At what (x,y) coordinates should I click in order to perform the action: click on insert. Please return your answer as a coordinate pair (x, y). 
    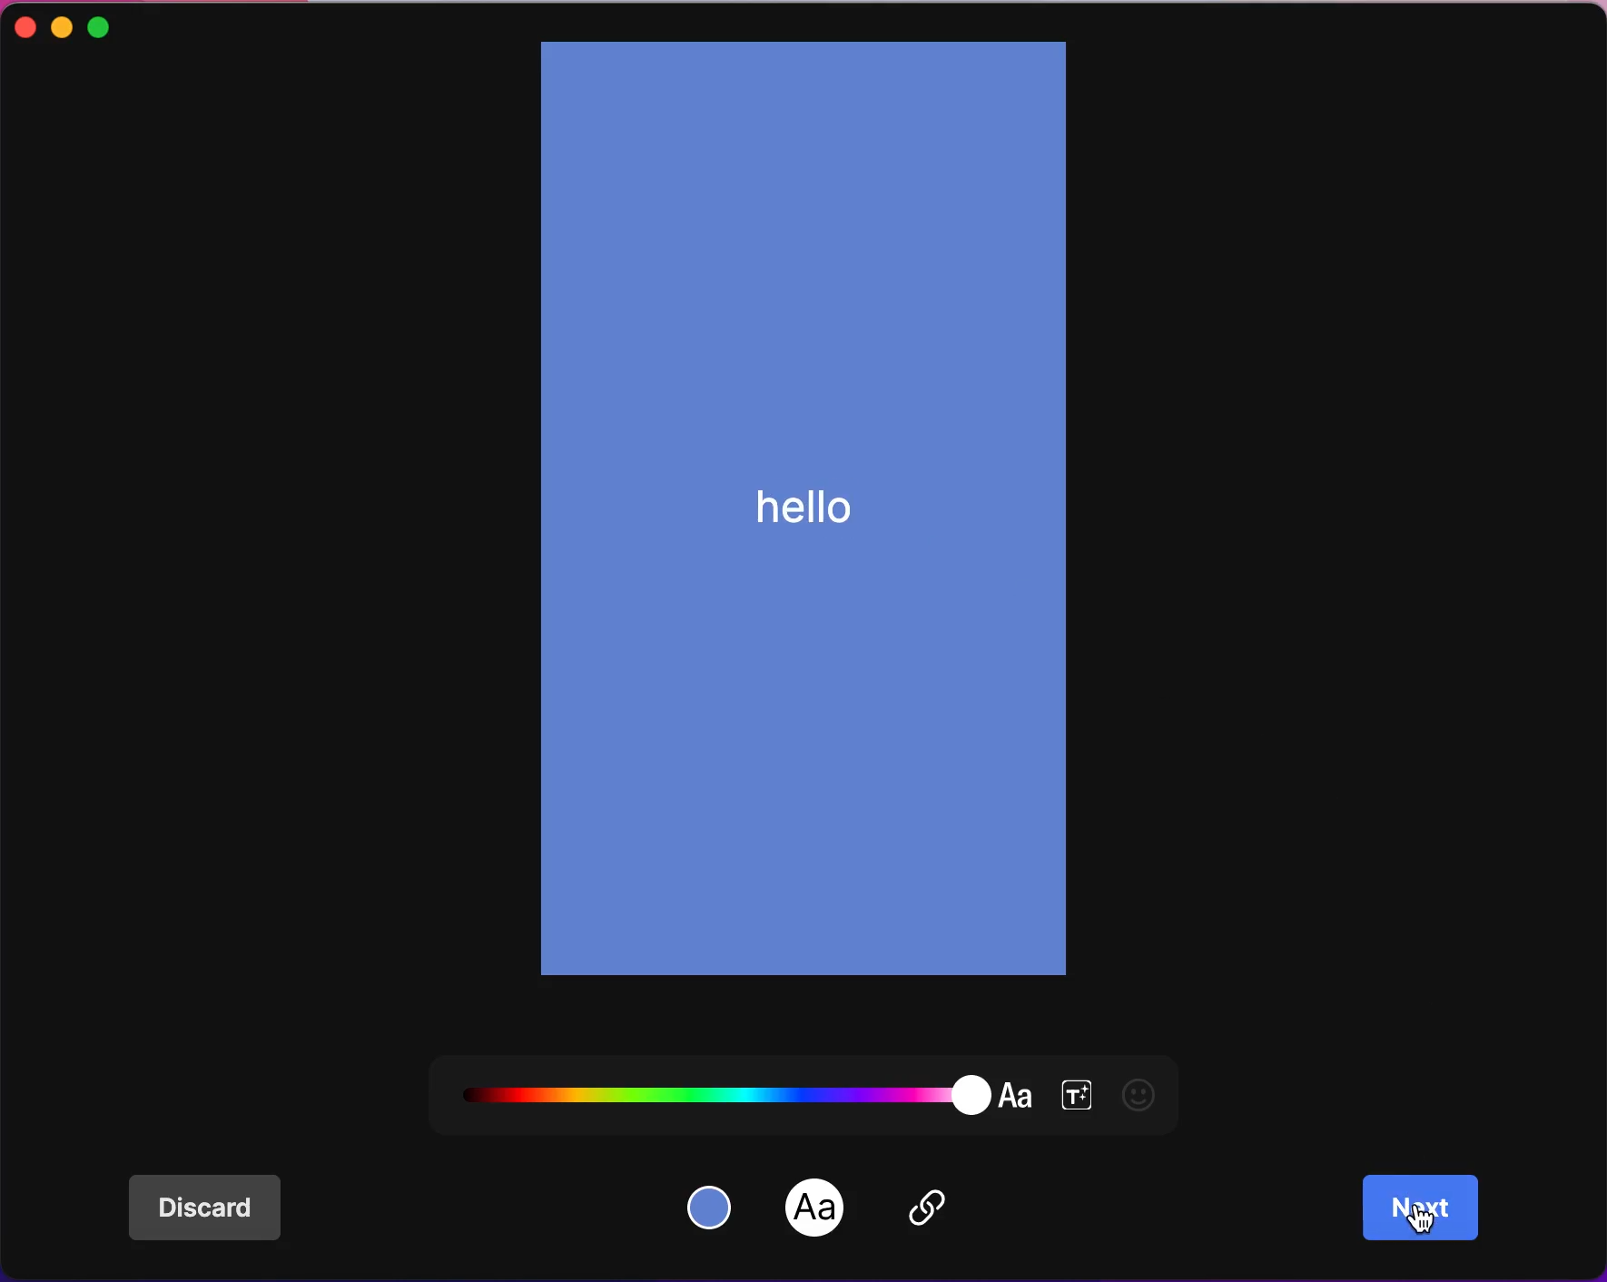
    Looking at the image, I should click on (951, 1214).